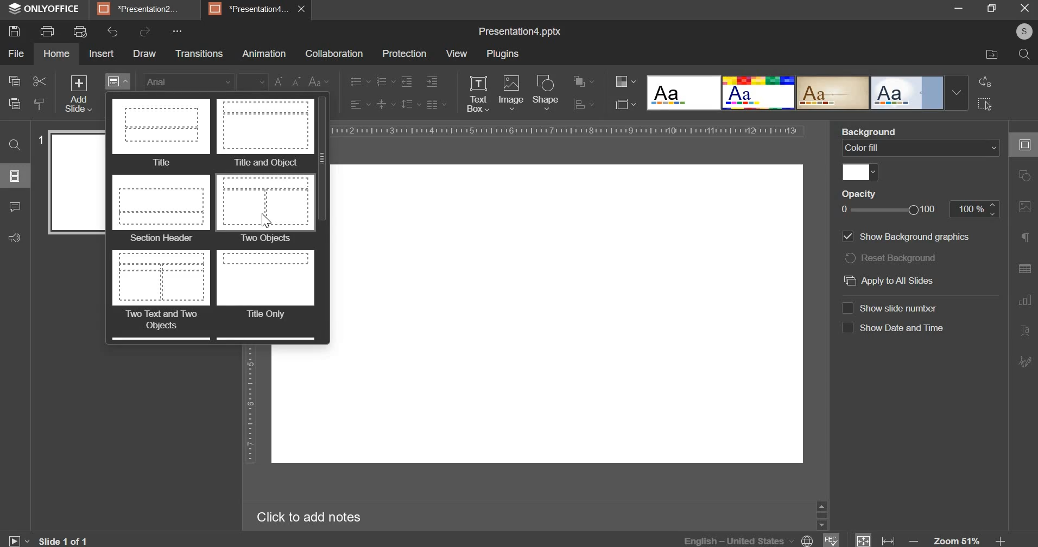  What do you see at coordinates (435, 103) in the screenshot?
I see `paragraph setting` at bounding box center [435, 103].